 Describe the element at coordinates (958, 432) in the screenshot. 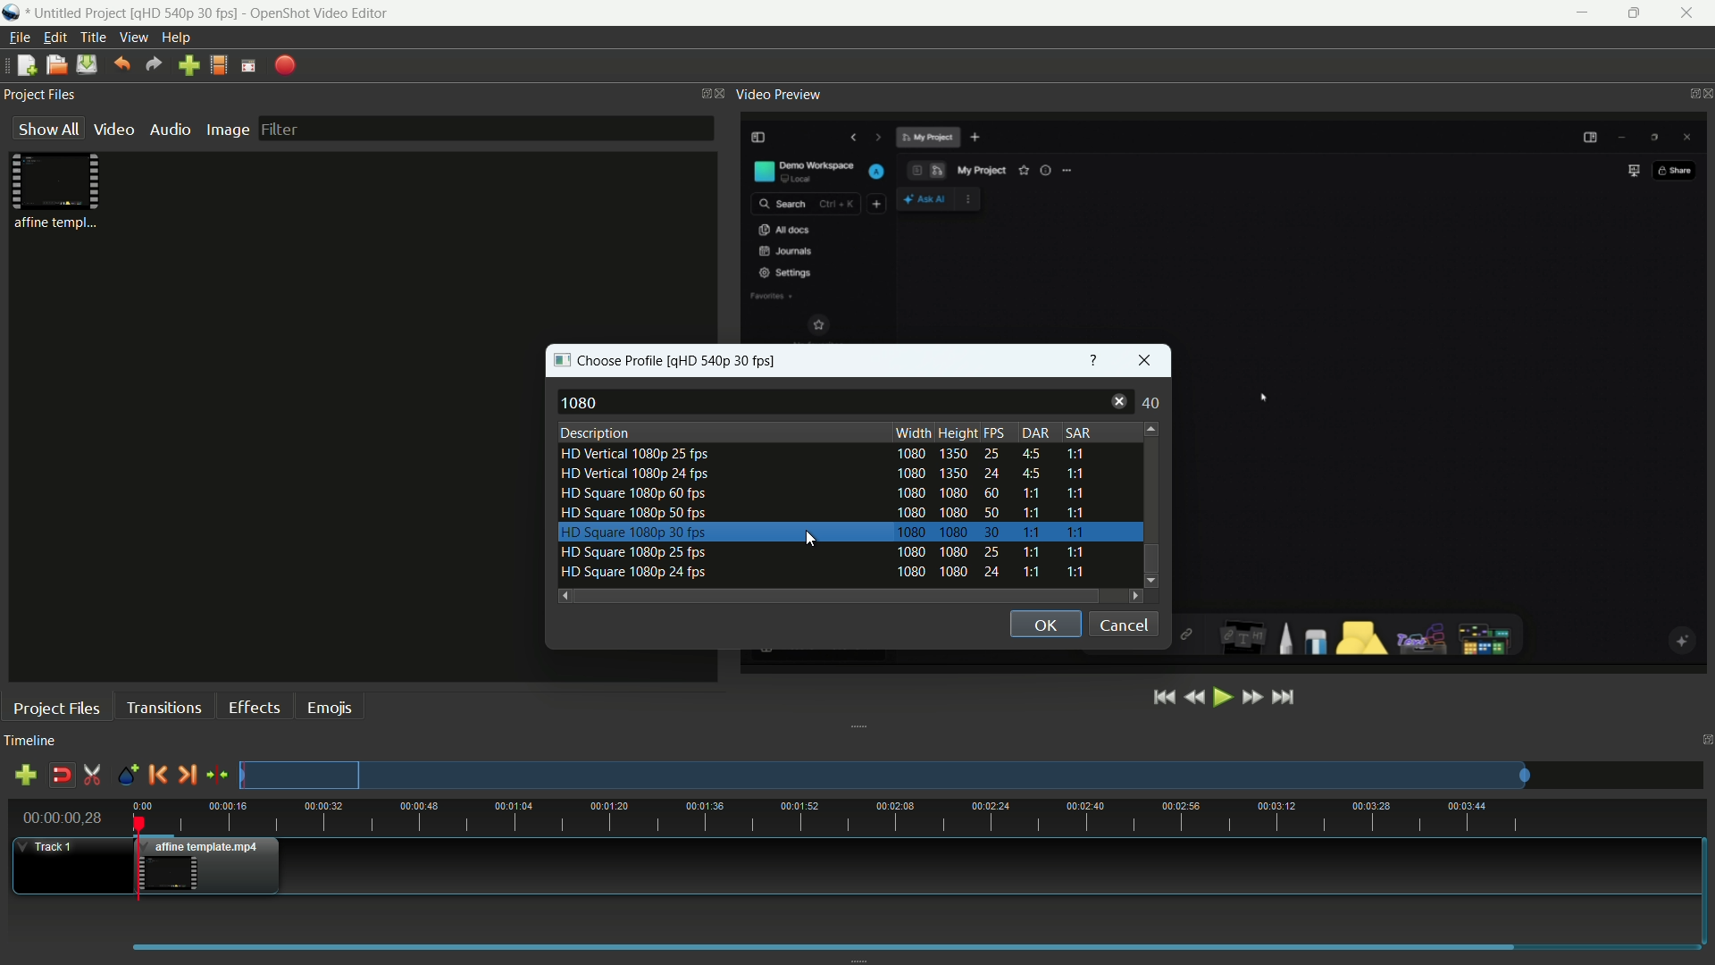

I see `height` at that location.